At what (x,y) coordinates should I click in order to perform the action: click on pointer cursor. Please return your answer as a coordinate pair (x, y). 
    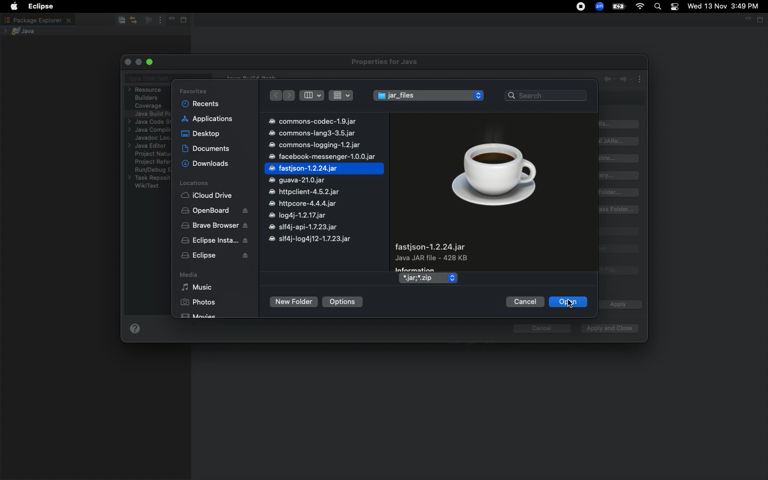
    Looking at the image, I should click on (569, 305).